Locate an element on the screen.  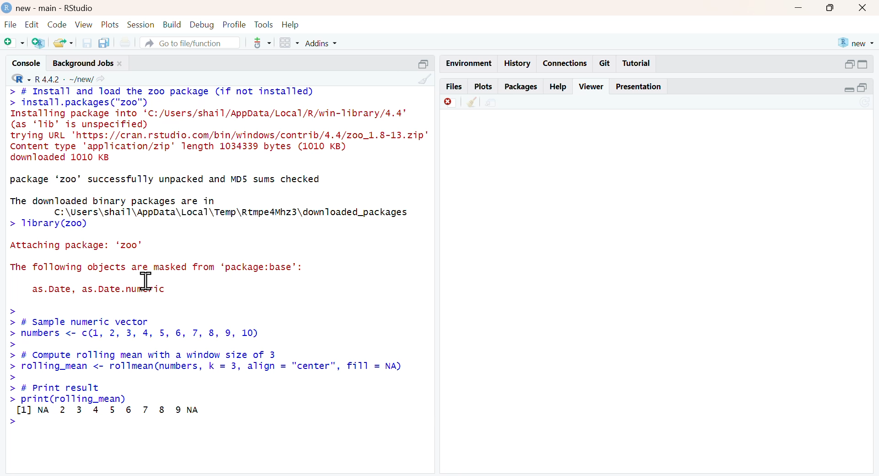
console is located at coordinates (27, 64).